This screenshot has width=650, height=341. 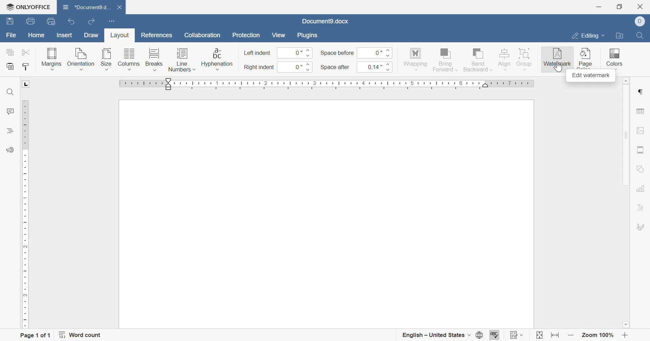 I want to click on bring forward, so click(x=445, y=59).